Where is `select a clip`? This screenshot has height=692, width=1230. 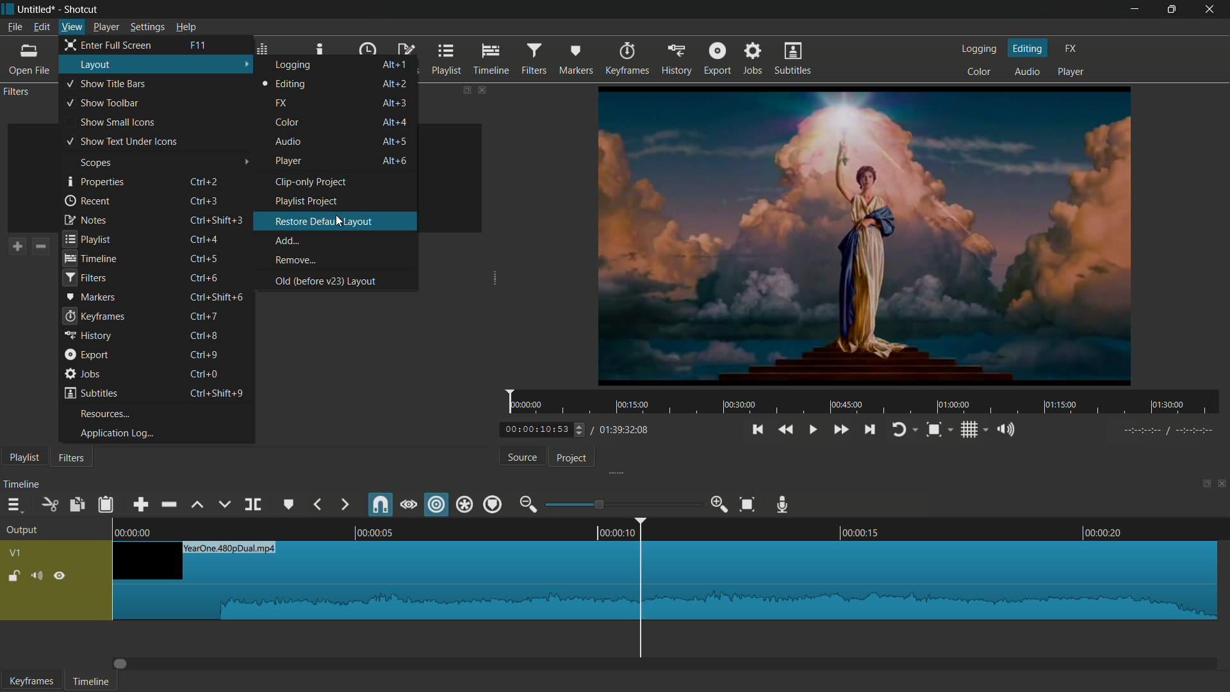 select a clip is located at coordinates (245, 179).